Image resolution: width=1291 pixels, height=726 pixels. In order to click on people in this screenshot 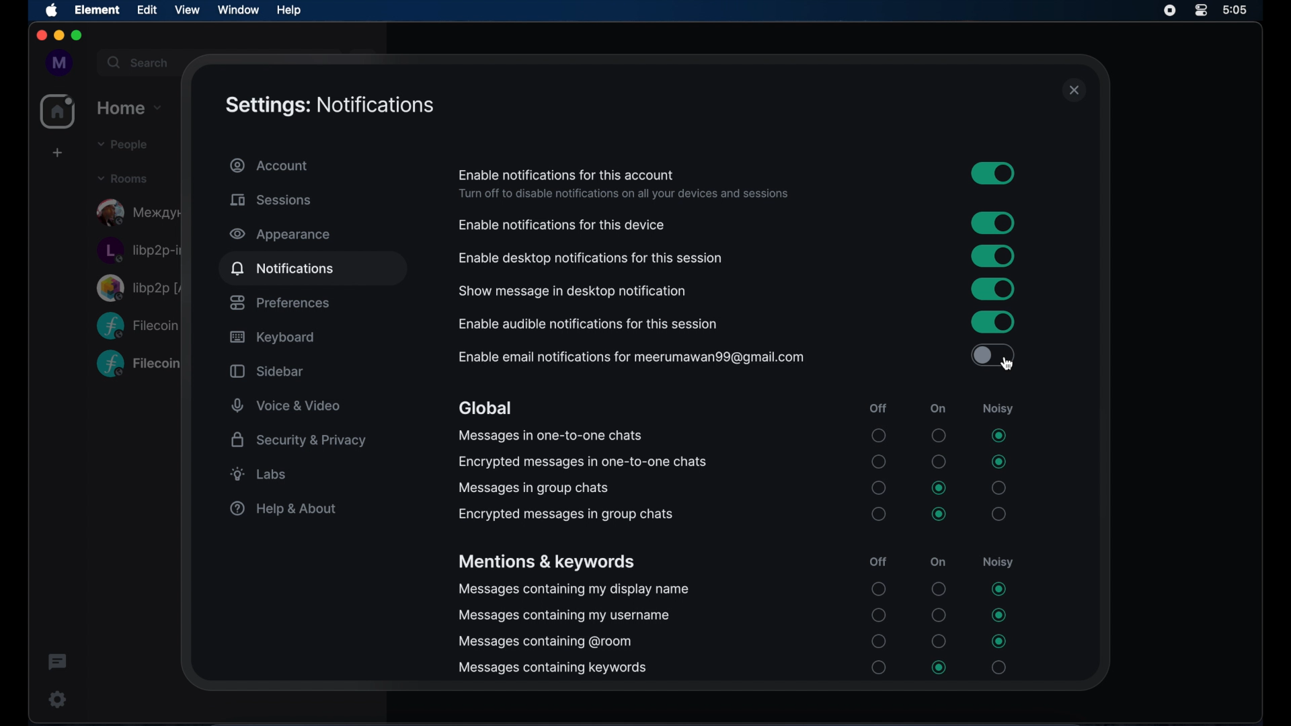, I will do `click(120, 145)`.